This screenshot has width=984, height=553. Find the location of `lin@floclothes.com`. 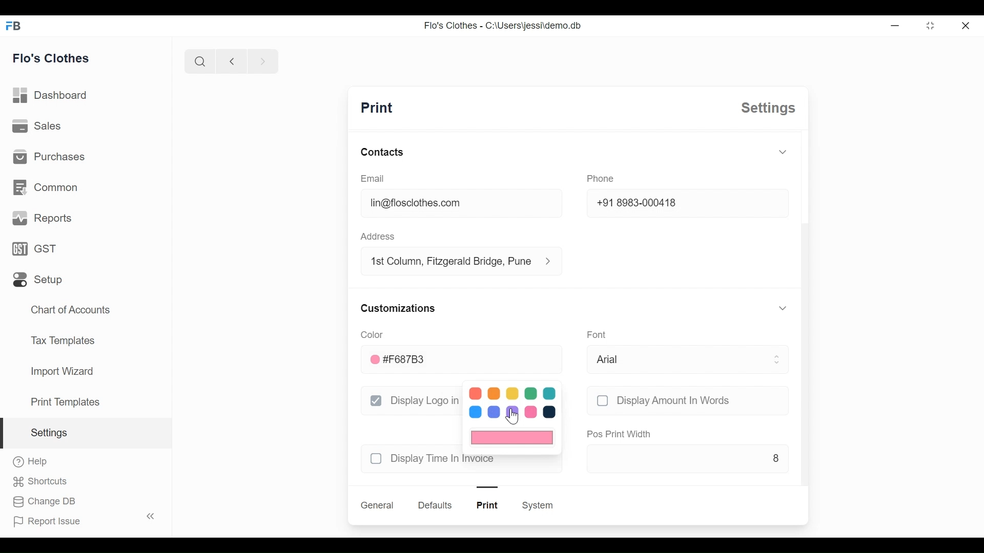

lin@floclothes.com is located at coordinates (462, 203).